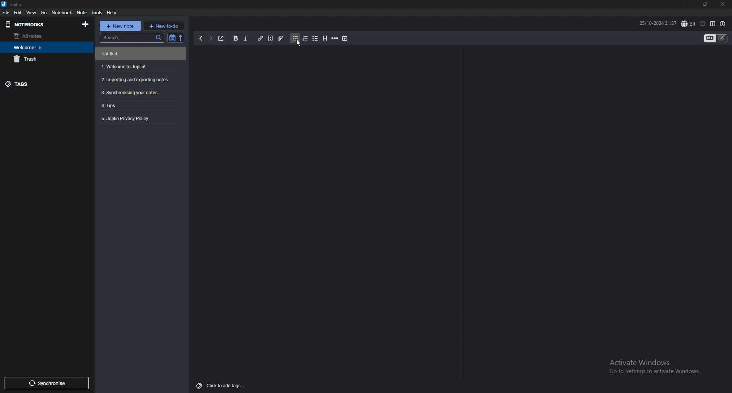  What do you see at coordinates (235, 39) in the screenshot?
I see `Bold` at bounding box center [235, 39].